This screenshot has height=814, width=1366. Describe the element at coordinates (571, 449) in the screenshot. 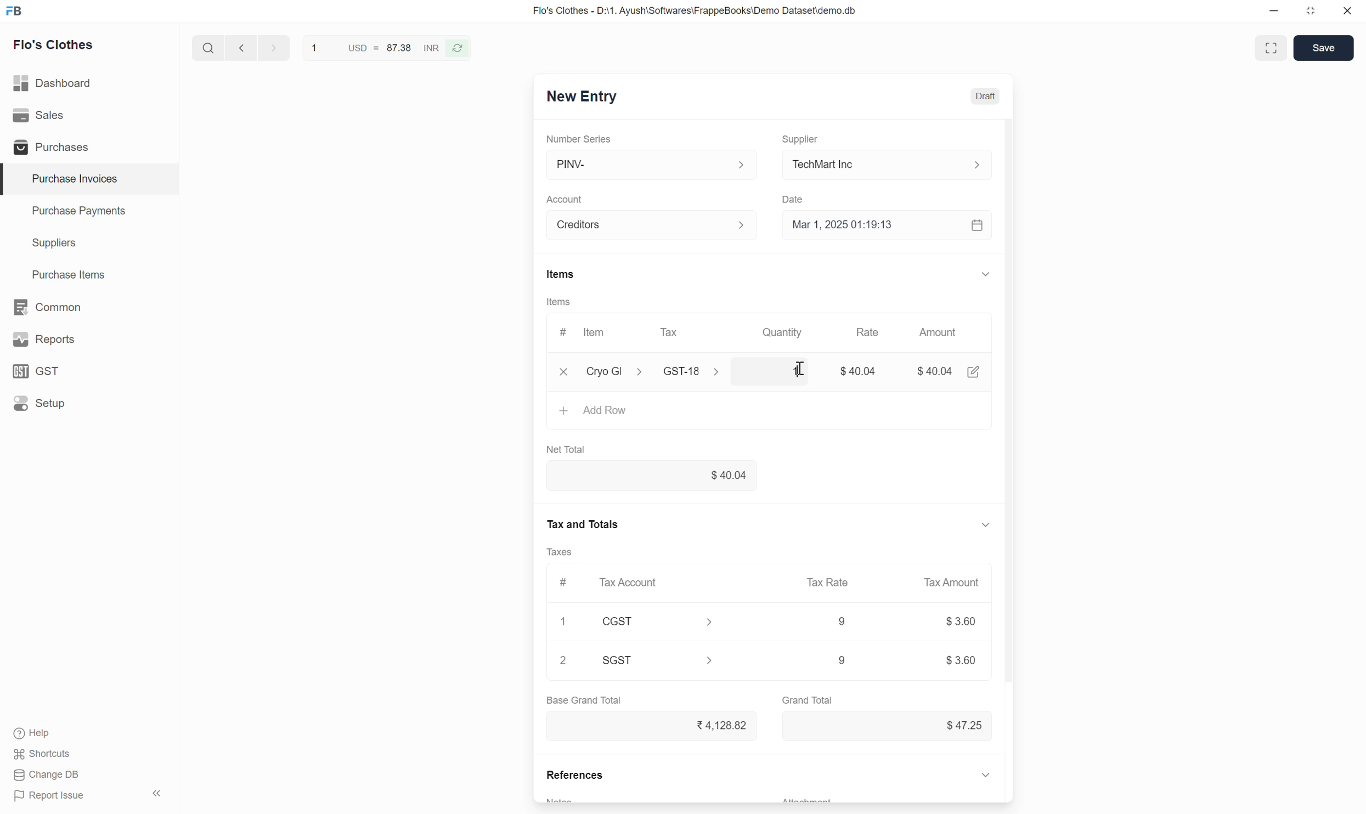

I see `Net Total` at that location.